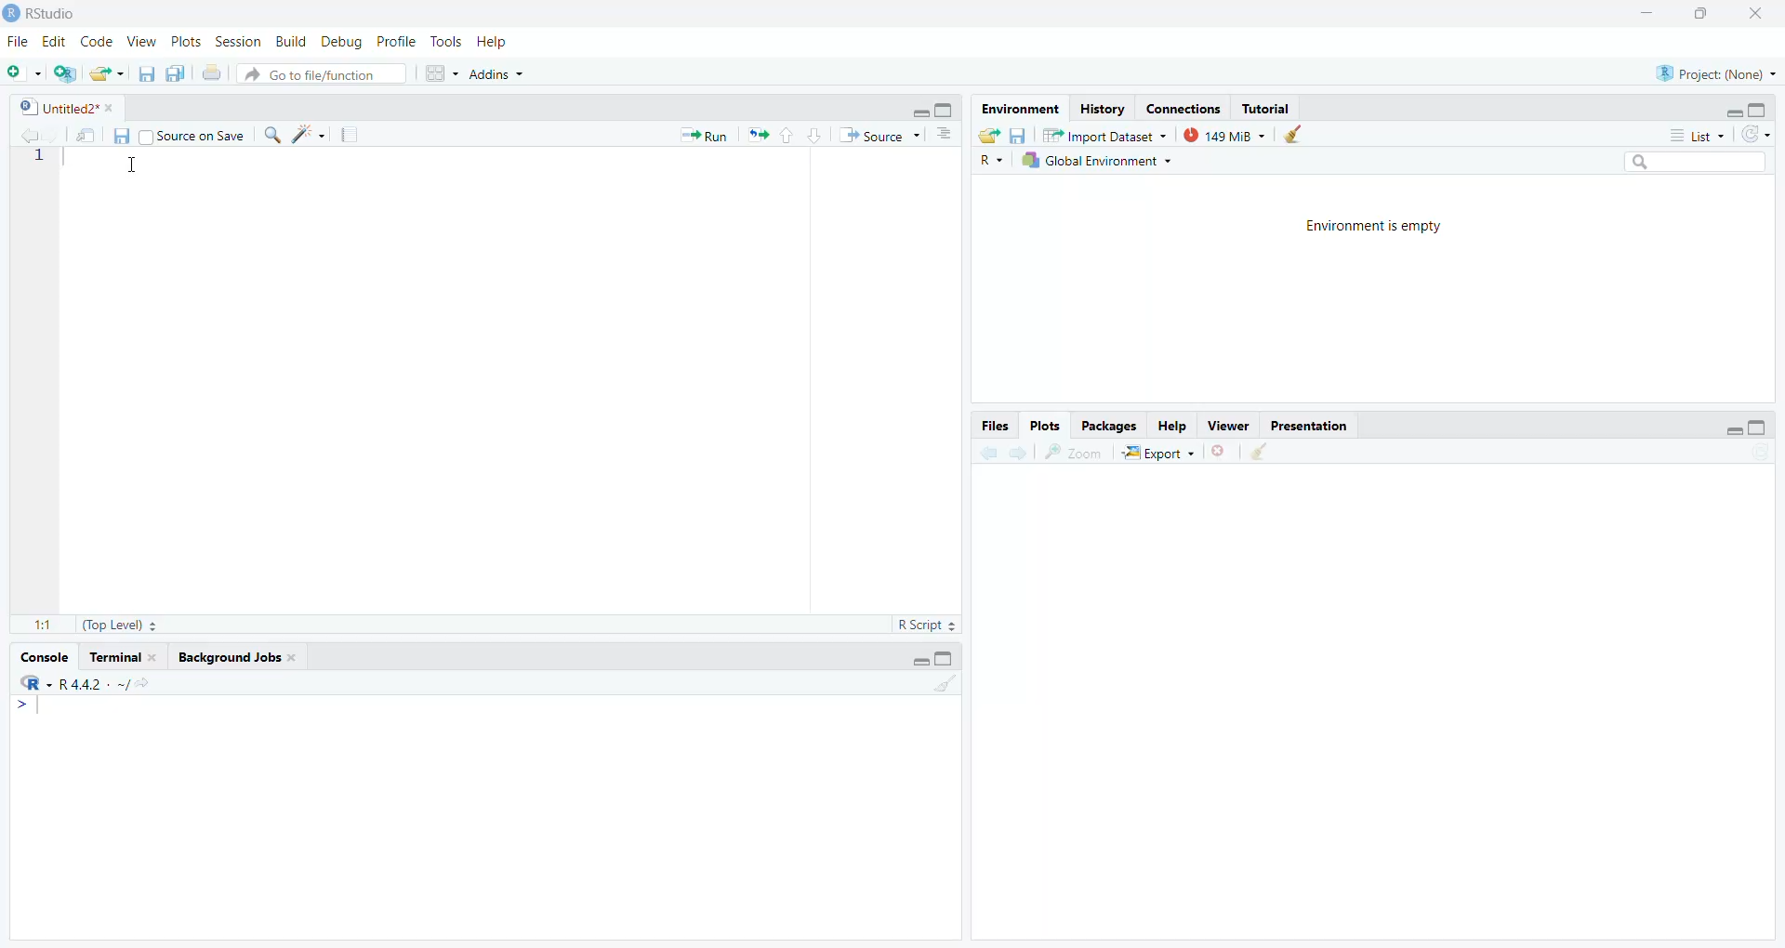  What do you see at coordinates (492, 44) in the screenshot?
I see `Help` at bounding box center [492, 44].